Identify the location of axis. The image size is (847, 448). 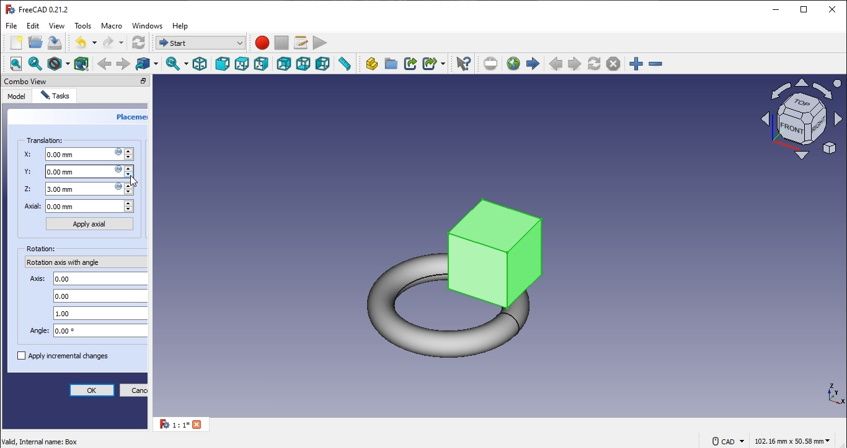
(87, 278).